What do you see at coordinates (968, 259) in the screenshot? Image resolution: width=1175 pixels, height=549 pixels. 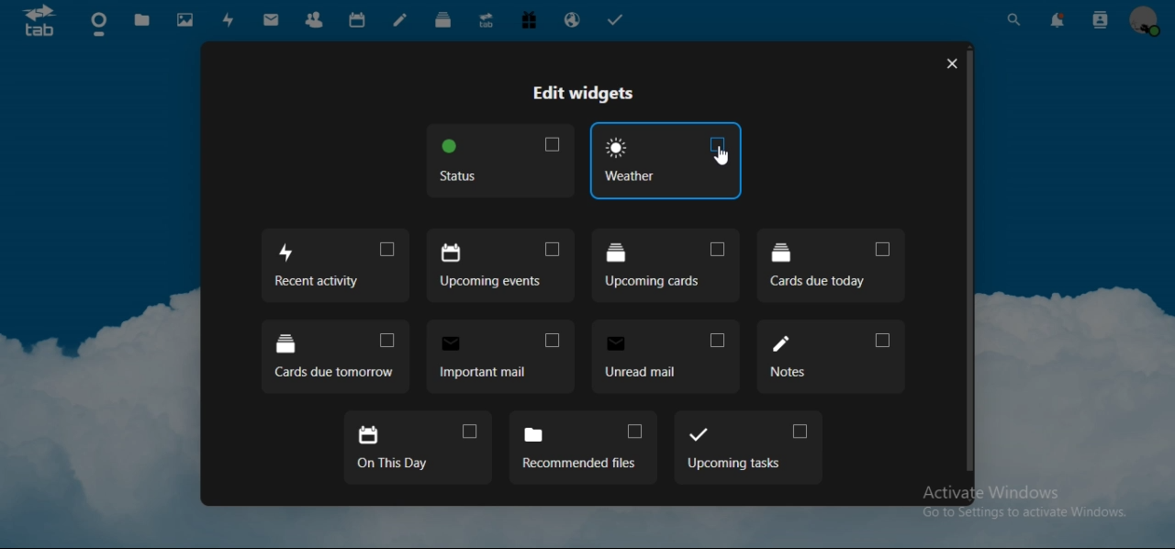 I see `scrollbar` at bounding box center [968, 259].